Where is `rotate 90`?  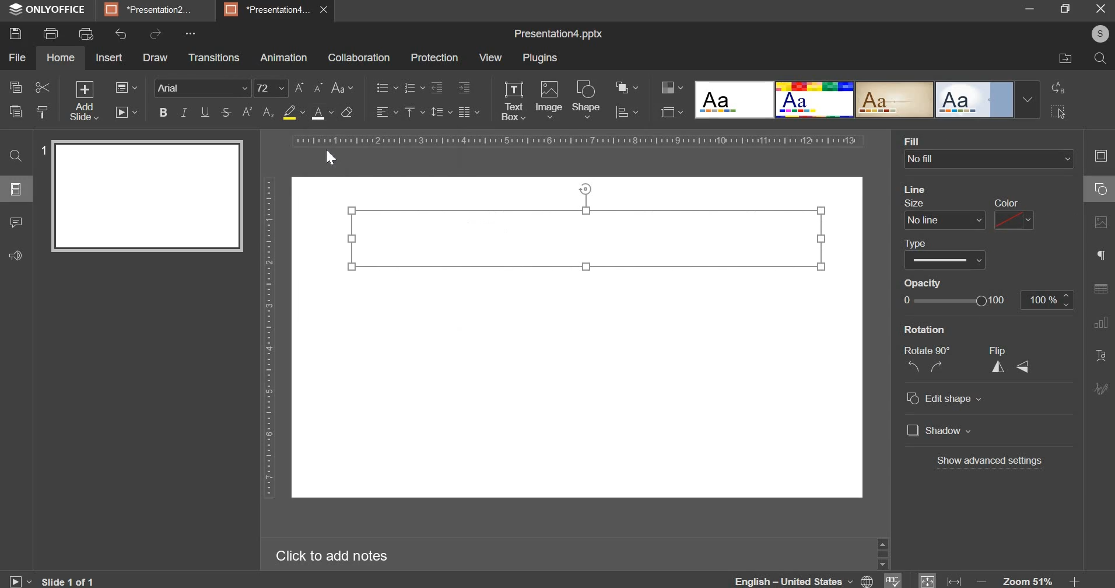
rotate 90 is located at coordinates (930, 349).